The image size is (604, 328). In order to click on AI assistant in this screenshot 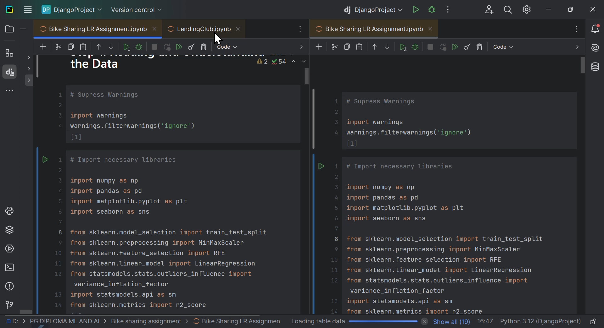, I will do `click(596, 48)`.